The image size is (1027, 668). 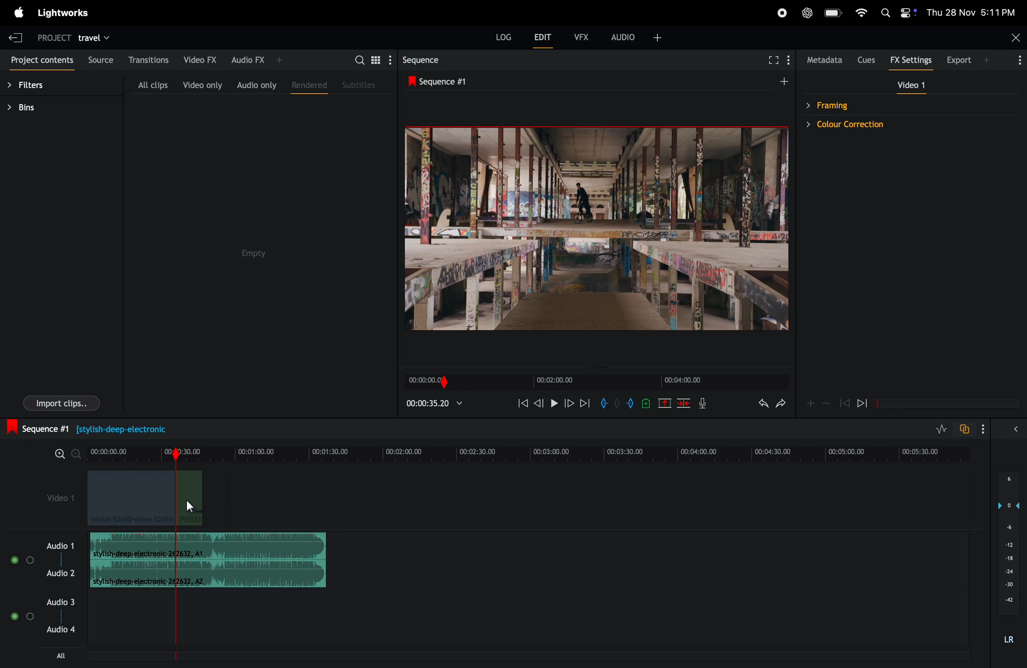 I want to click on add, so click(x=778, y=84).